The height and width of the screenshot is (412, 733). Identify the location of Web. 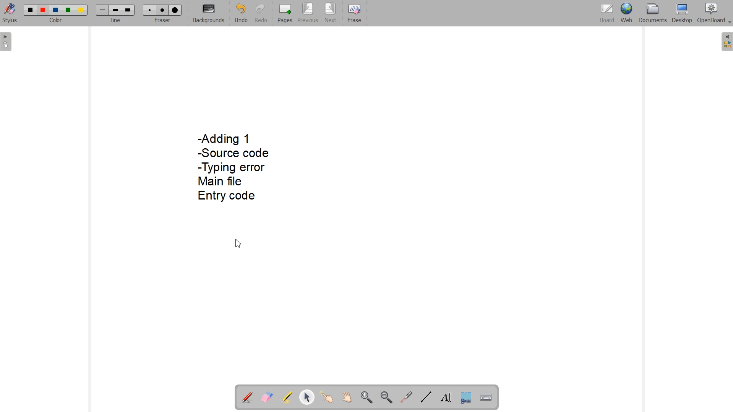
(626, 13).